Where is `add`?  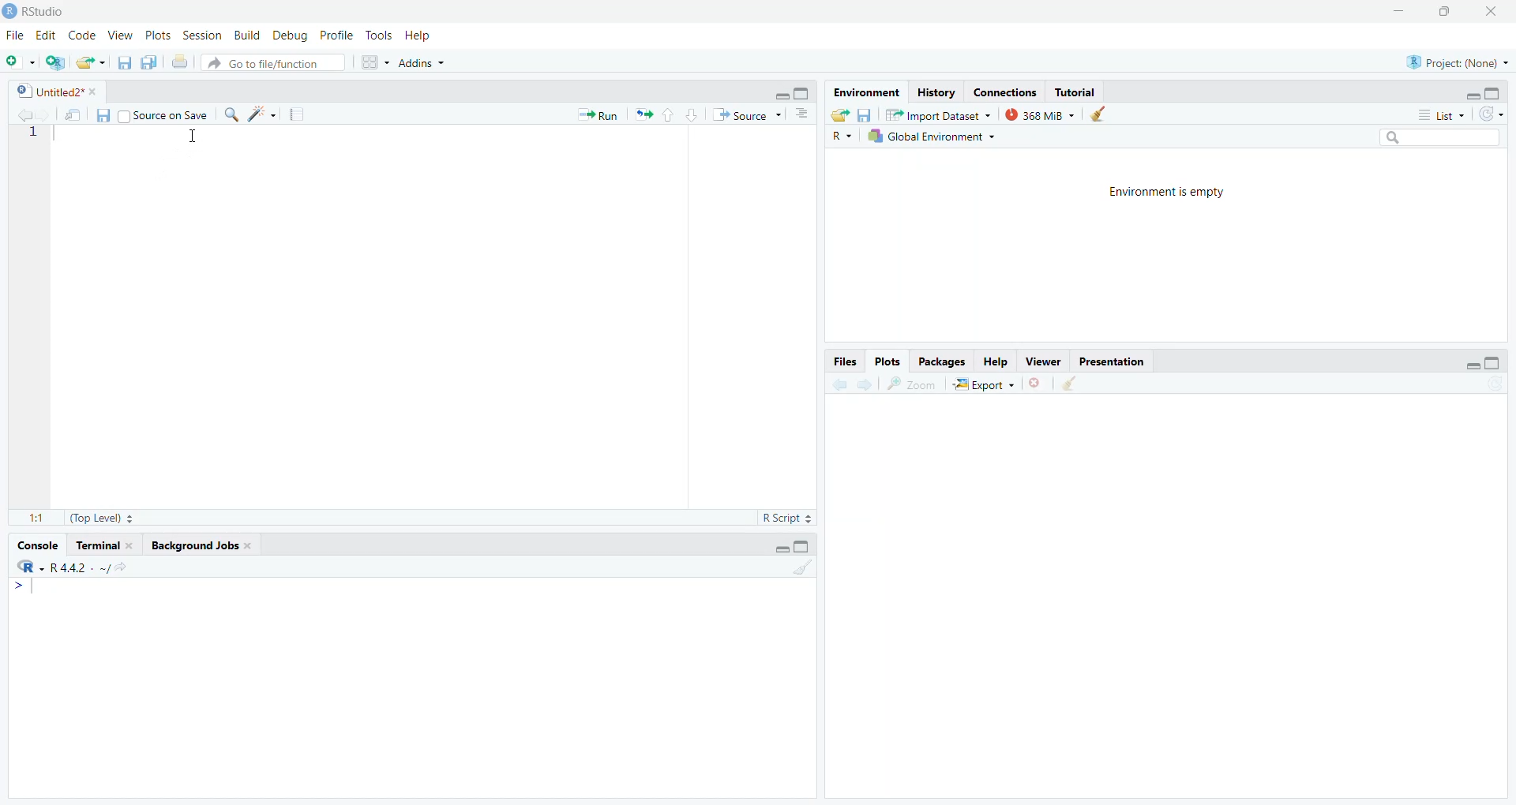 add is located at coordinates (20, 62).